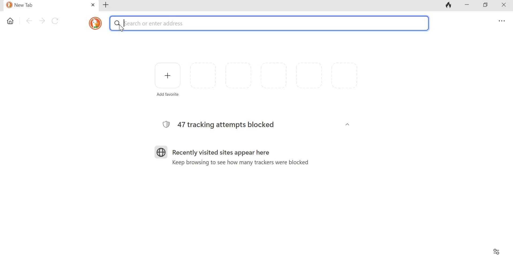  I want to click on Minimize, so click(468, 5).